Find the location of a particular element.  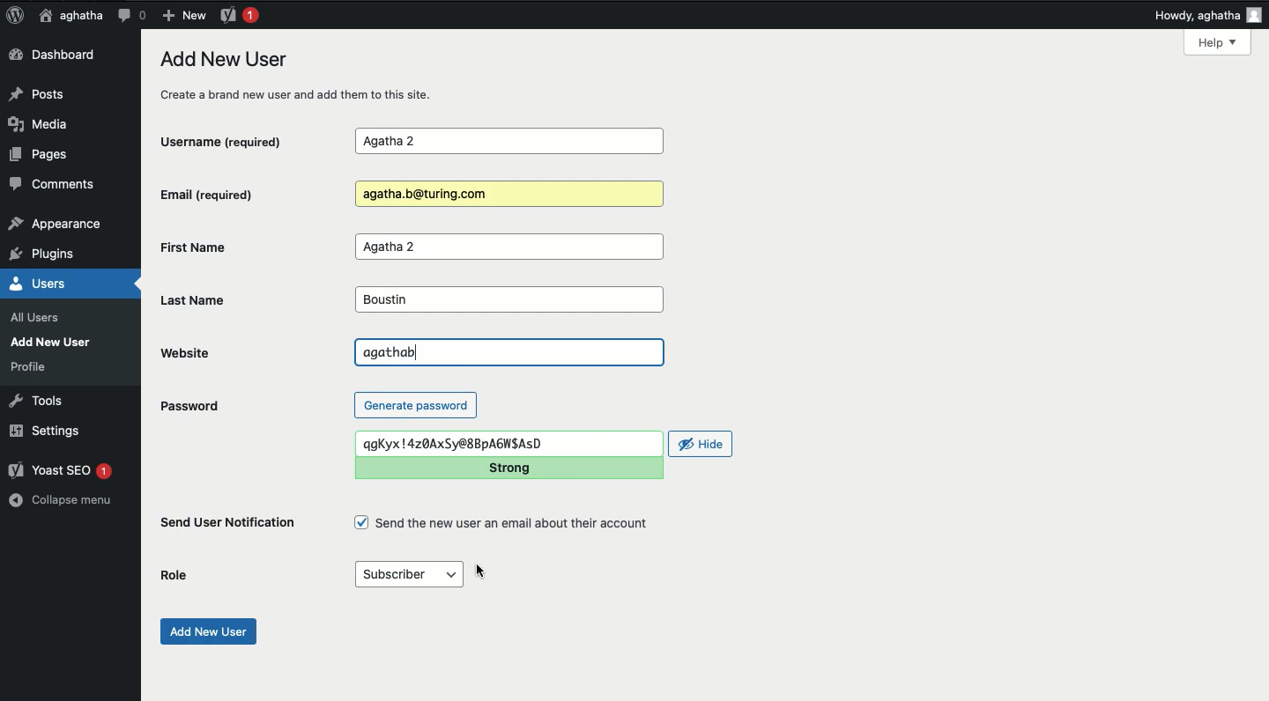

Send user notification  is located at coordinates (229, 526).